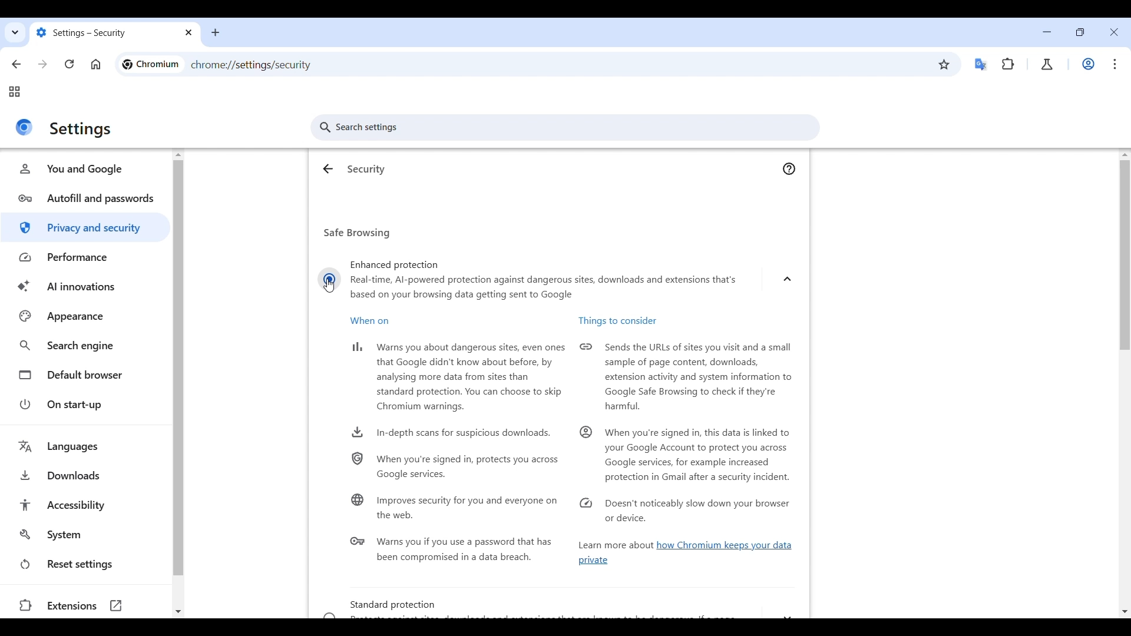 The width and height of the screenshot is (1131, 636). Describe the element at coordinates (85, 228) in the screenshot. I see `Privacy and security ` at that location.